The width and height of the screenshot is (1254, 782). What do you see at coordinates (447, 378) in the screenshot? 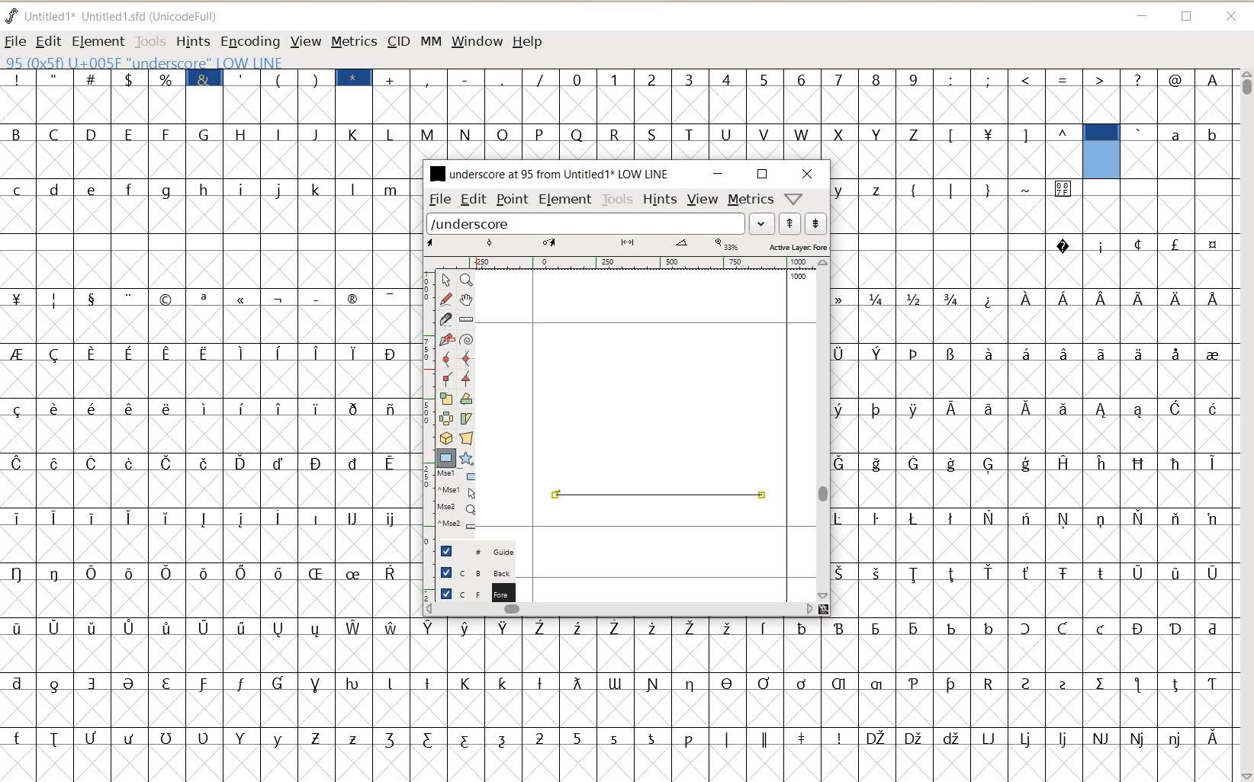
I see `Add a corner point` at bounding box center [447, 378].